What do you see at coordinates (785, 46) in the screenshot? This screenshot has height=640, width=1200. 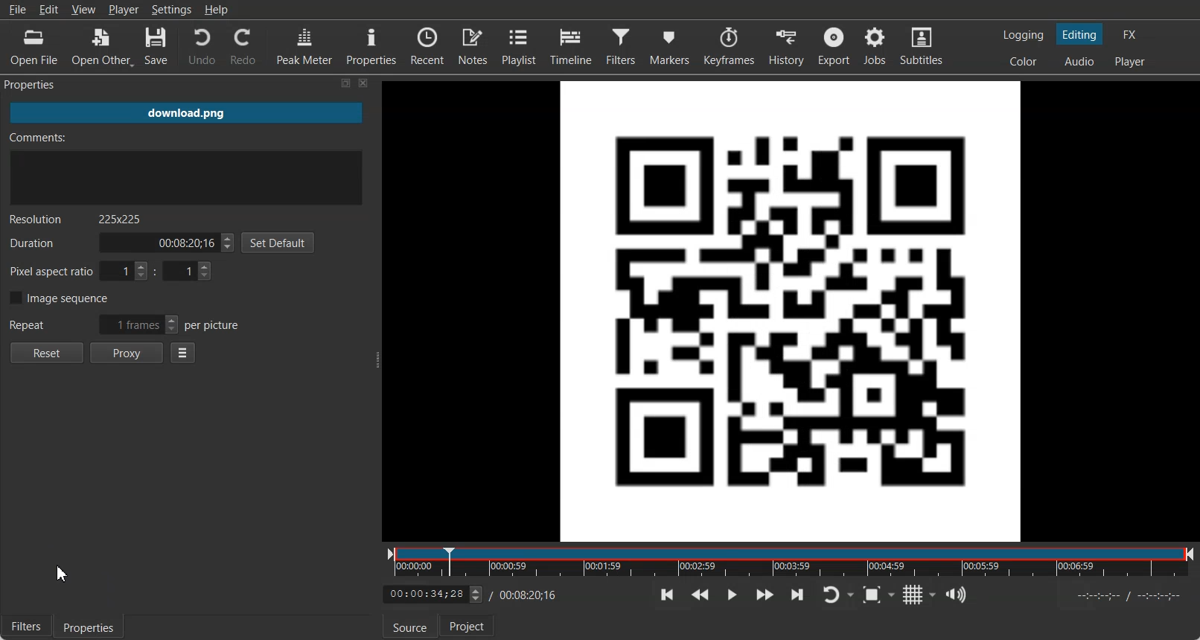 I see `History` at bounding box center [785, 46].